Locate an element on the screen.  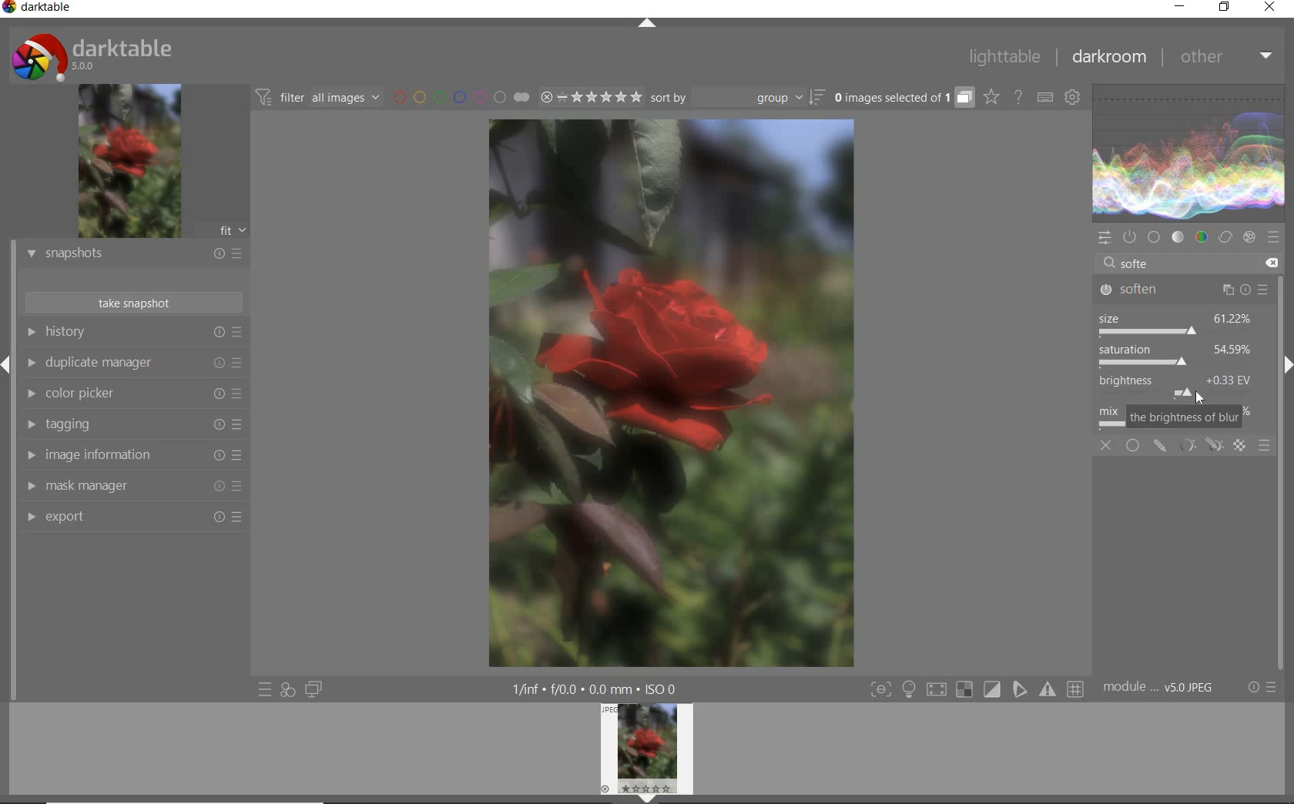
take snapshot is located at coordinates (133, 303).